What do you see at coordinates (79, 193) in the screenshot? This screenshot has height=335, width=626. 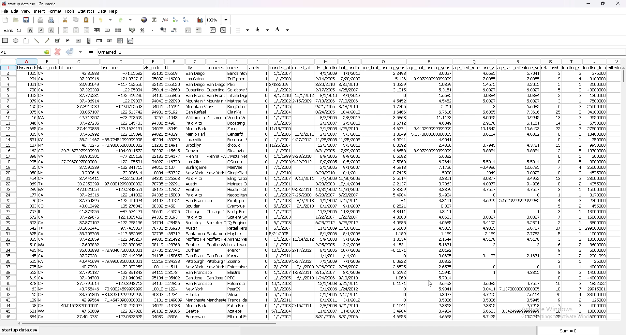 I see `data` at bounding box center [79, 193].